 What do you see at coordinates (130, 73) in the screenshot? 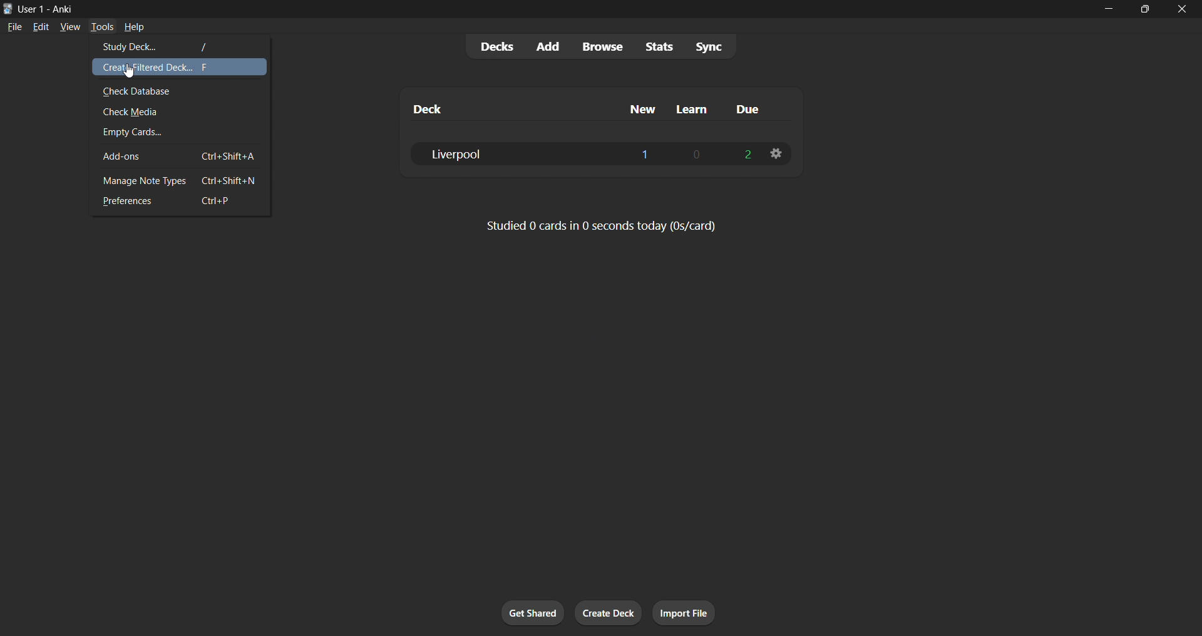
I see `Cursor` at bounding box center [130, 73].